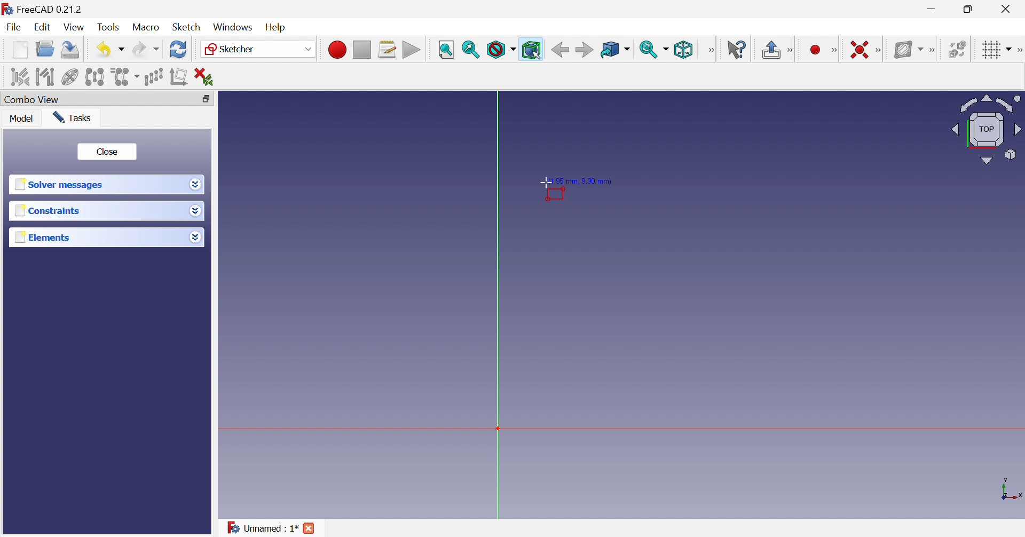 The width and height of the screenshot is (1025, 537). What do you see at coordinates (309, 527) in the screenshot?
I see `Close` at bounding box center [309, 527].